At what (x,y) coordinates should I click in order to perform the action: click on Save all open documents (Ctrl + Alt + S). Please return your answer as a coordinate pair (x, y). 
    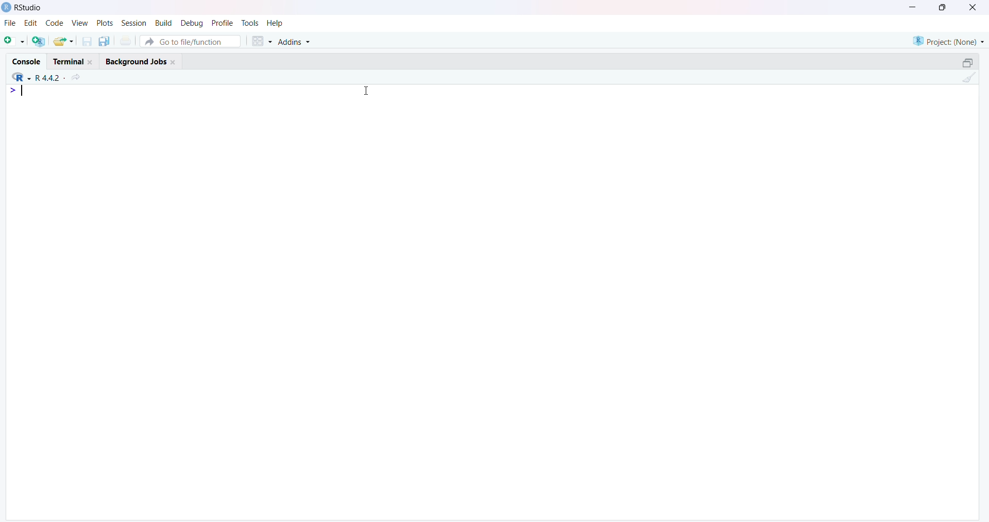
    Looking at the image, I should click on (107, 40).